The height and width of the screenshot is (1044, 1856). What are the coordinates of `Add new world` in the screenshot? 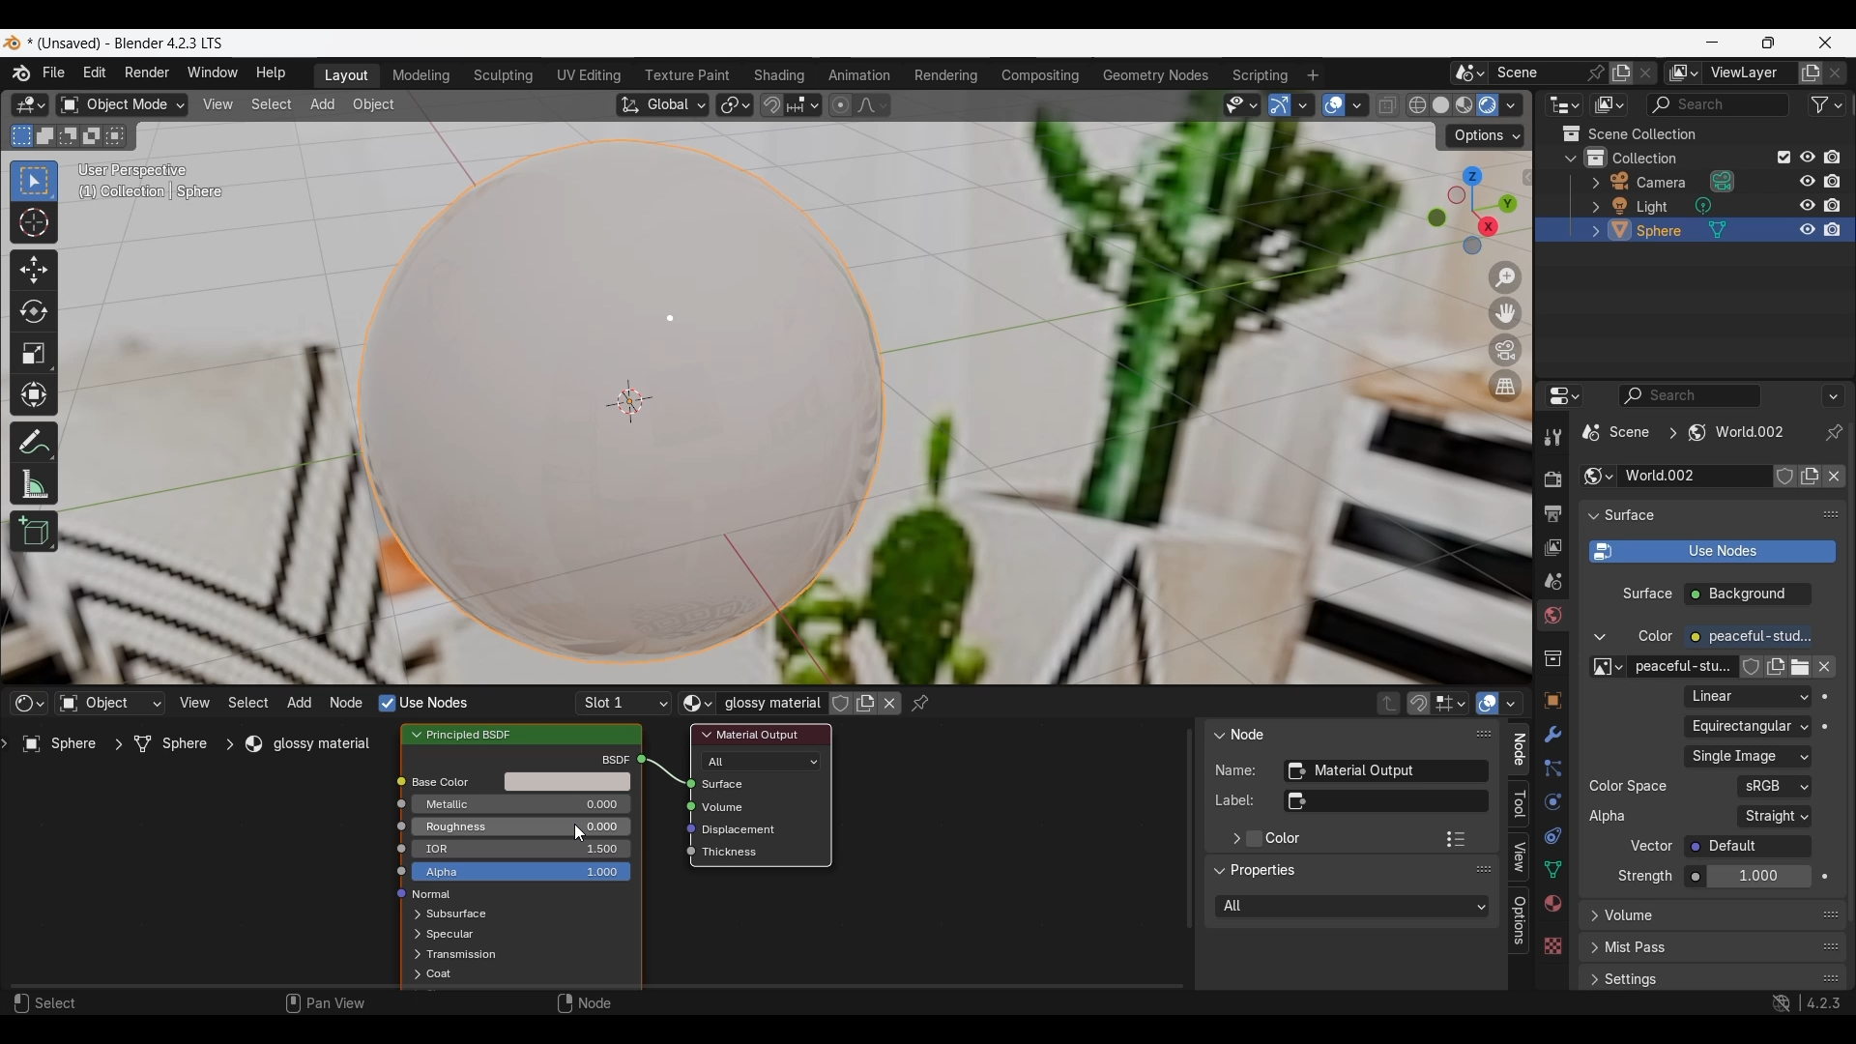 It's located at (1810, 476).